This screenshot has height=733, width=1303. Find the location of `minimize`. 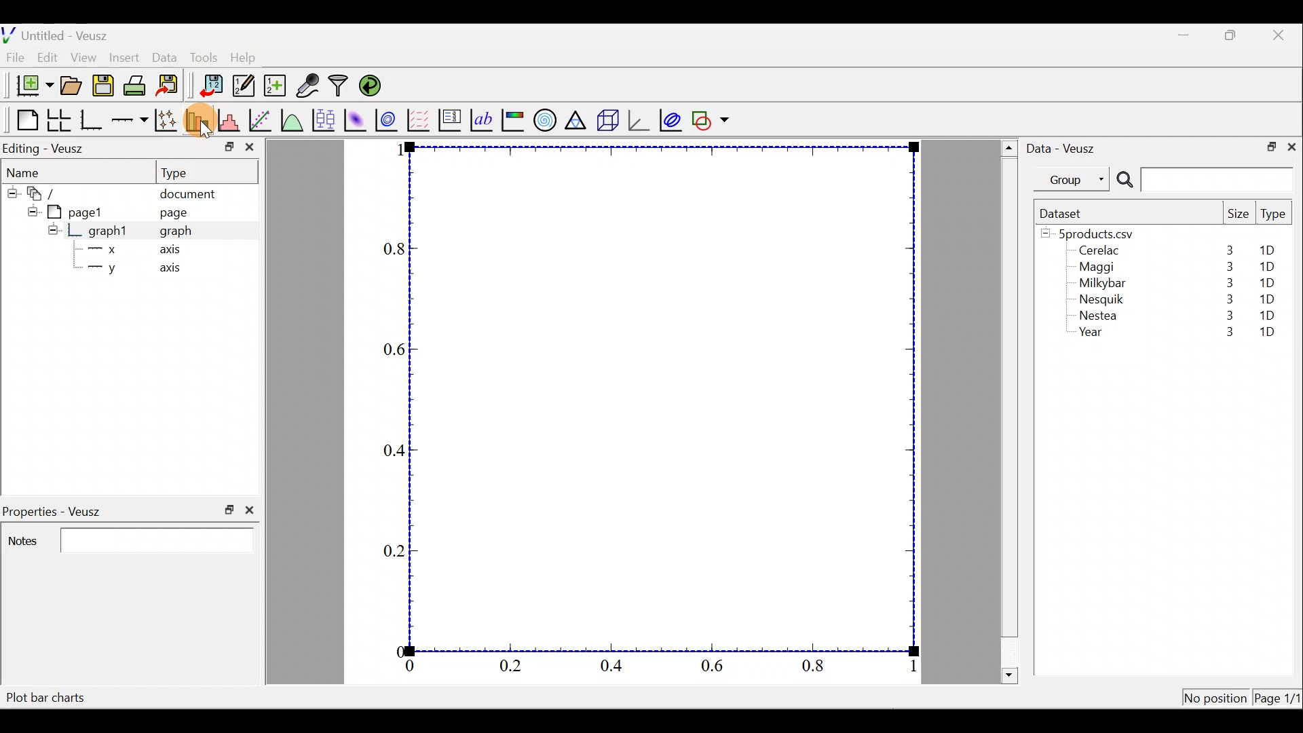

minimize is located at coordinates (1190, 34).